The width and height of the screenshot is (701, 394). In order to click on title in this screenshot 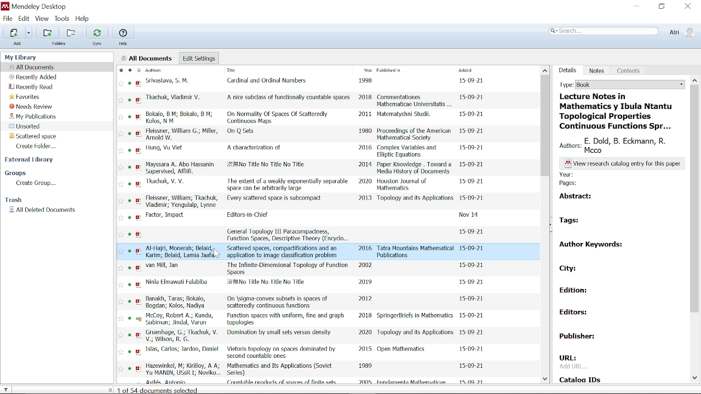, I will do `click(289, 97)`.